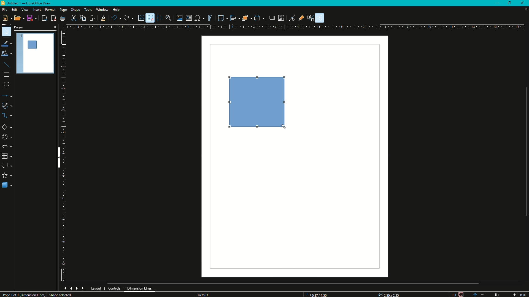  What do you see at coordinates (50, 10) in the screenshot?
I see `Format` at bounding box center [50, 10].